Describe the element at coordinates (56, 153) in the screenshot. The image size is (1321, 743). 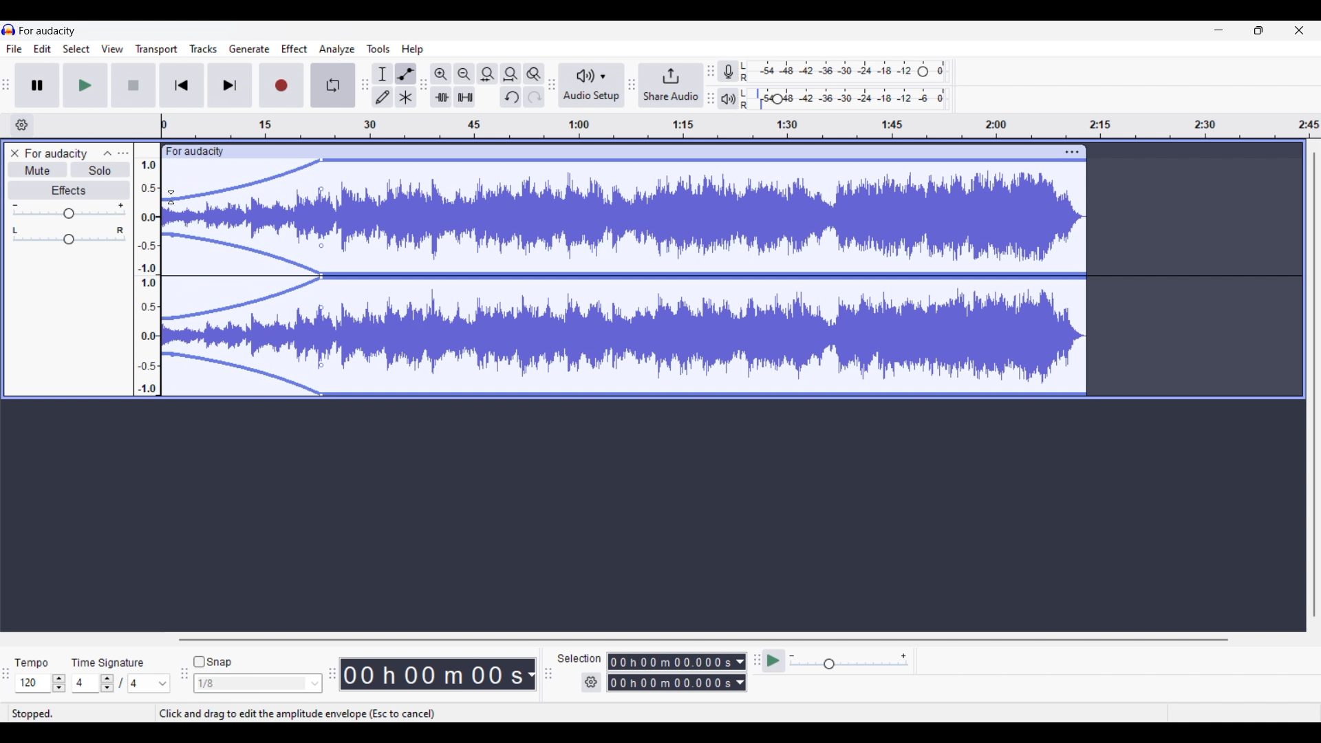
I see `for audacity` at that location.